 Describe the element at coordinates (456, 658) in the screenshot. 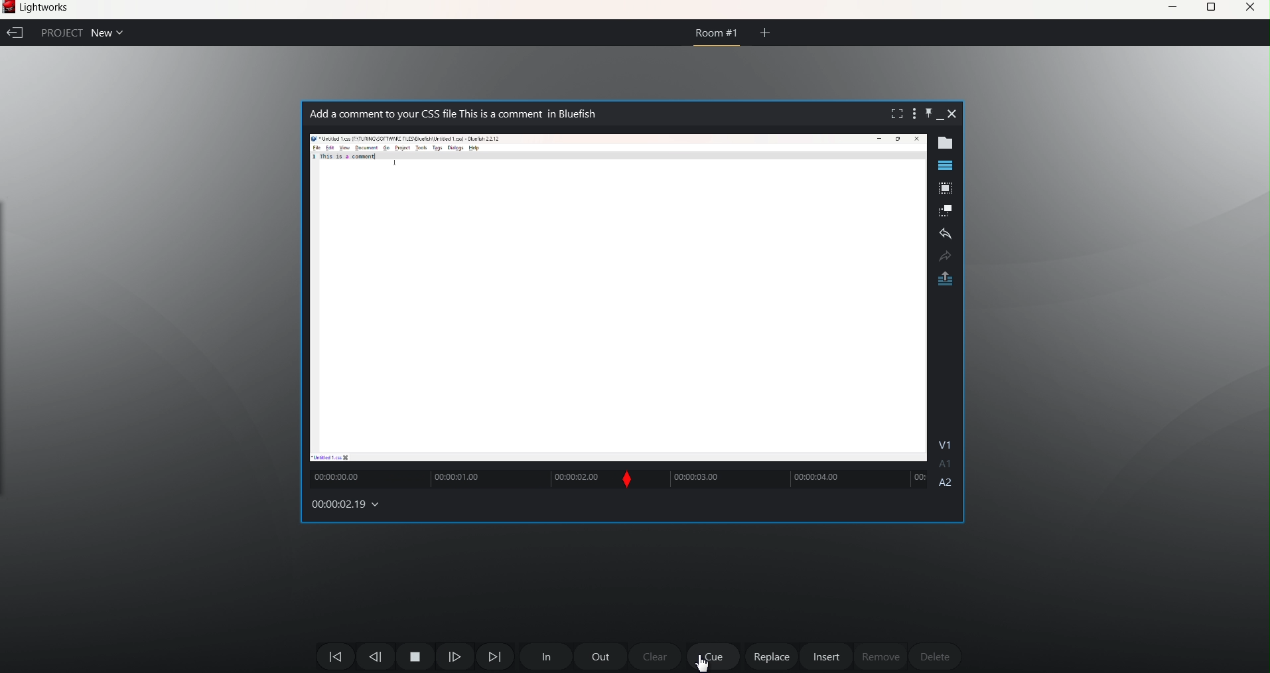

I see `Move One frame next` at that location.